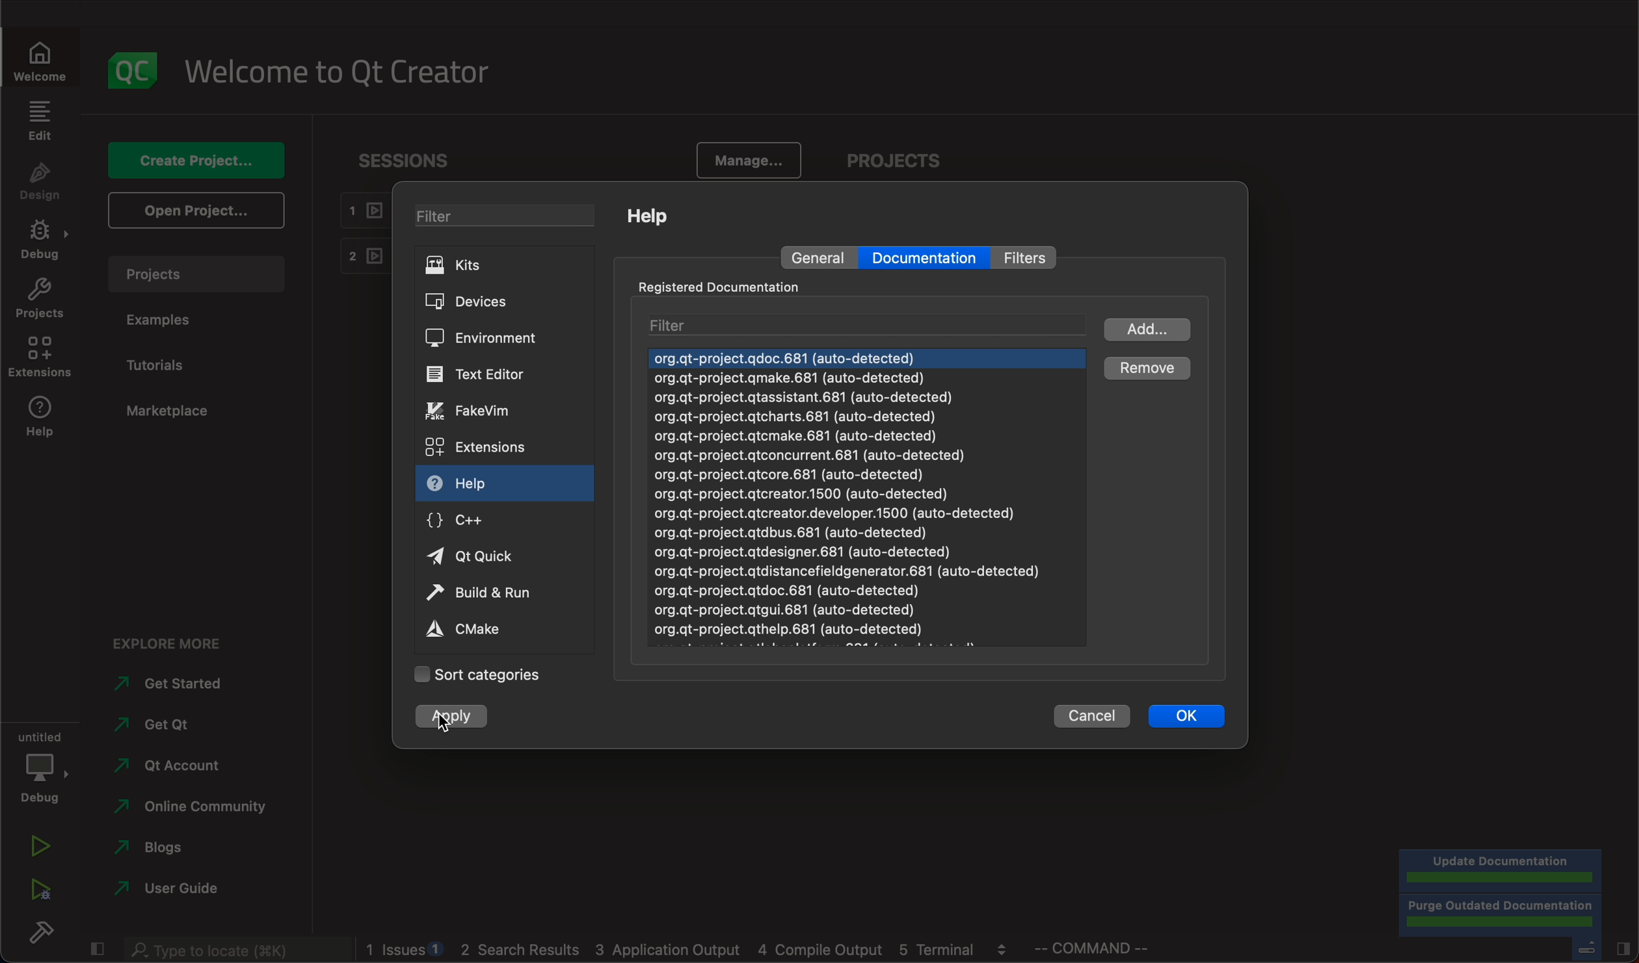  I want to click on get qt, so click(172, 725).